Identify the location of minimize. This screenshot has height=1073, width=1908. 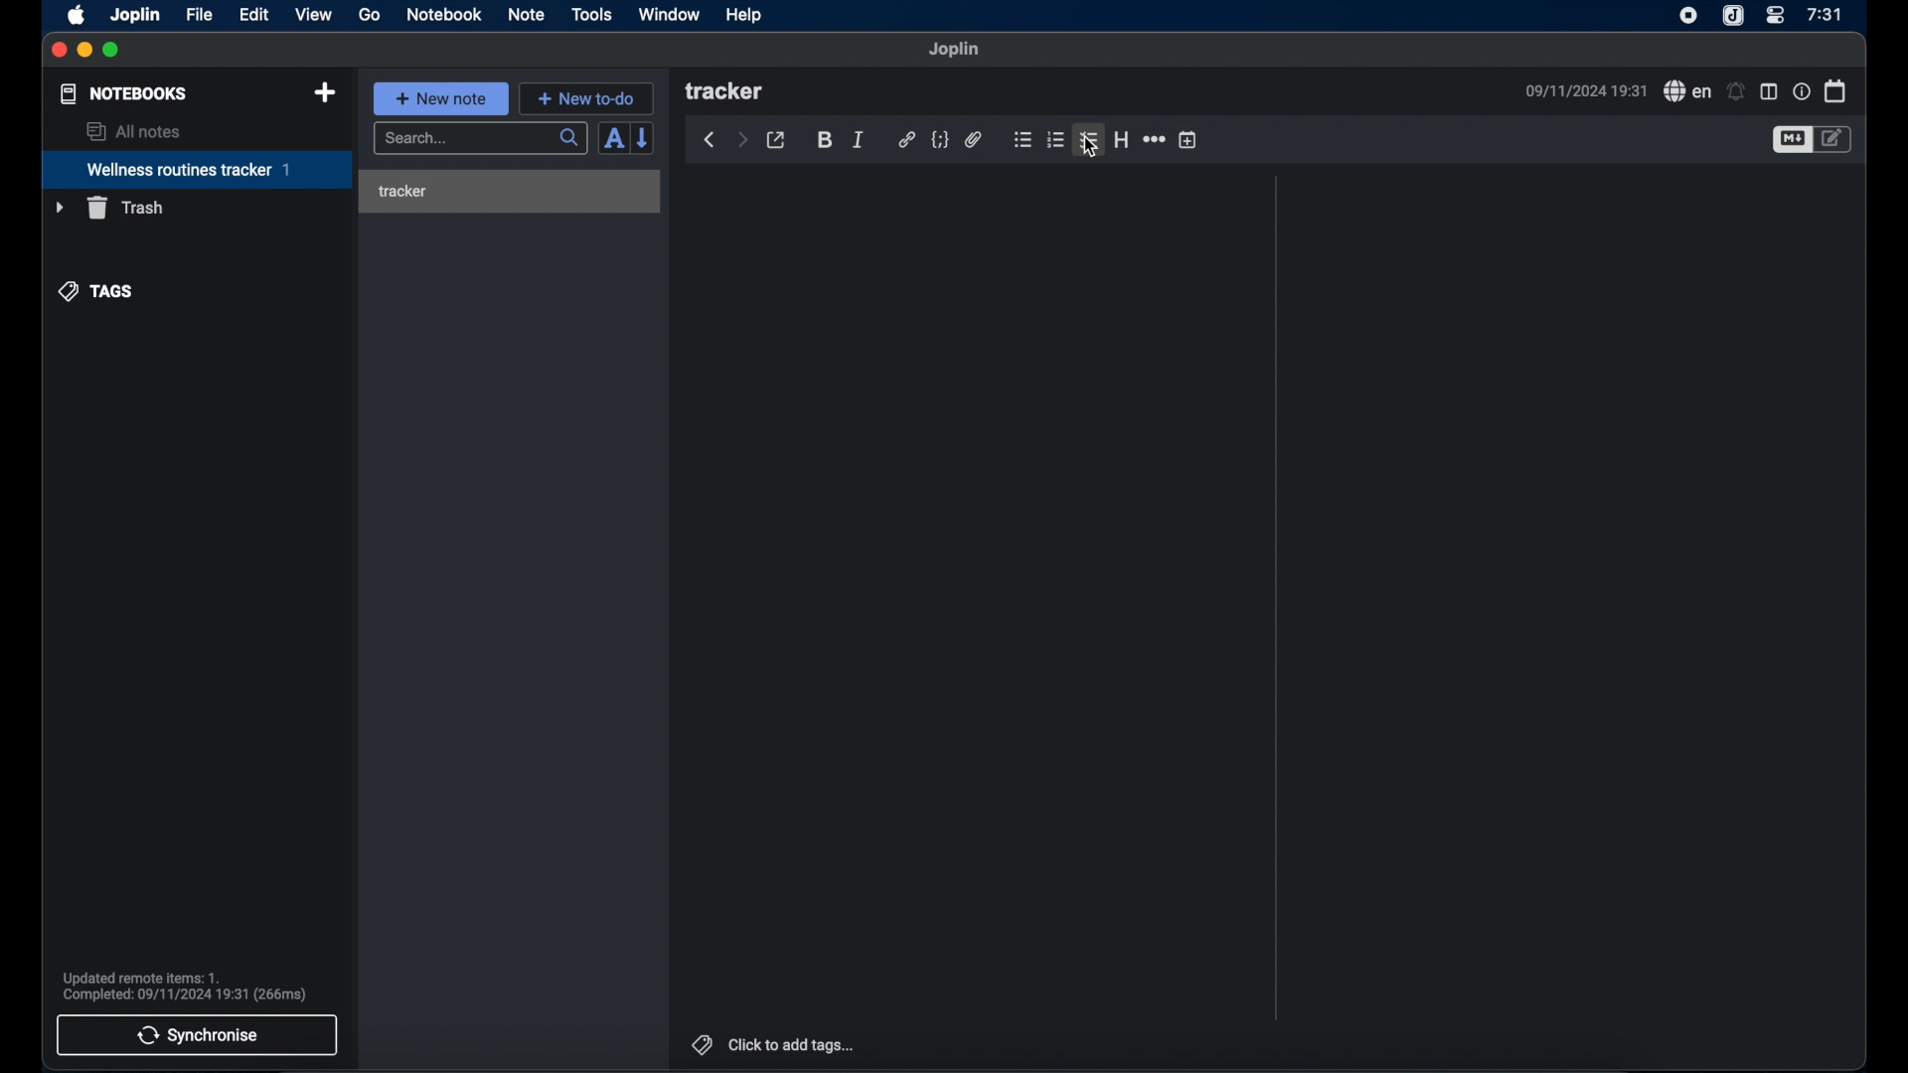
(85, 51).